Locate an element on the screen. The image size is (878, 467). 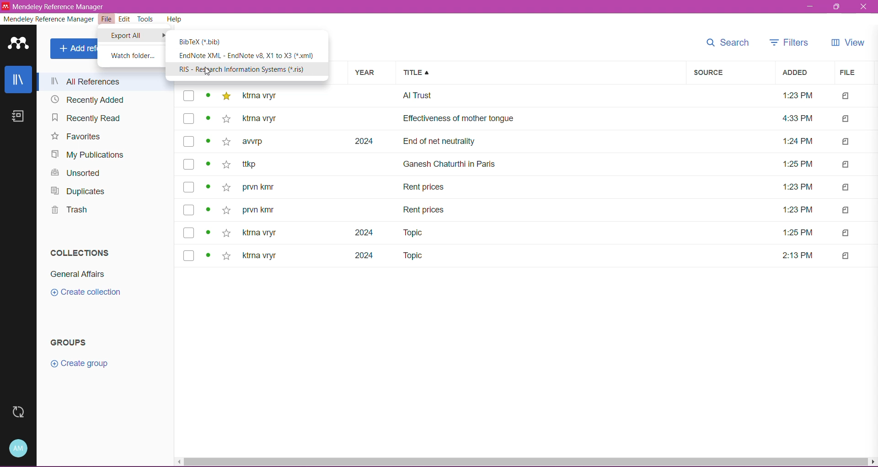
ktrna vryr 2024 Topic 1:25 PM is located at coordinates (528, 233).